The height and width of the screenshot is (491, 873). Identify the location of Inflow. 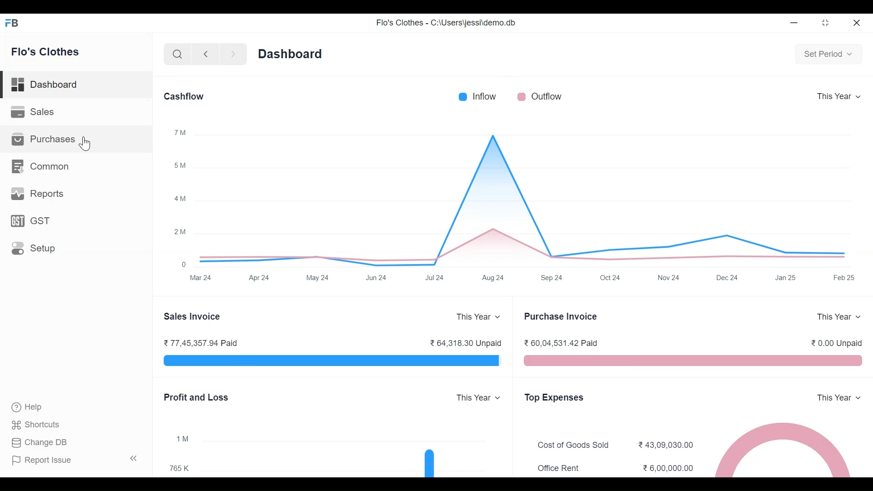
(487, 96).